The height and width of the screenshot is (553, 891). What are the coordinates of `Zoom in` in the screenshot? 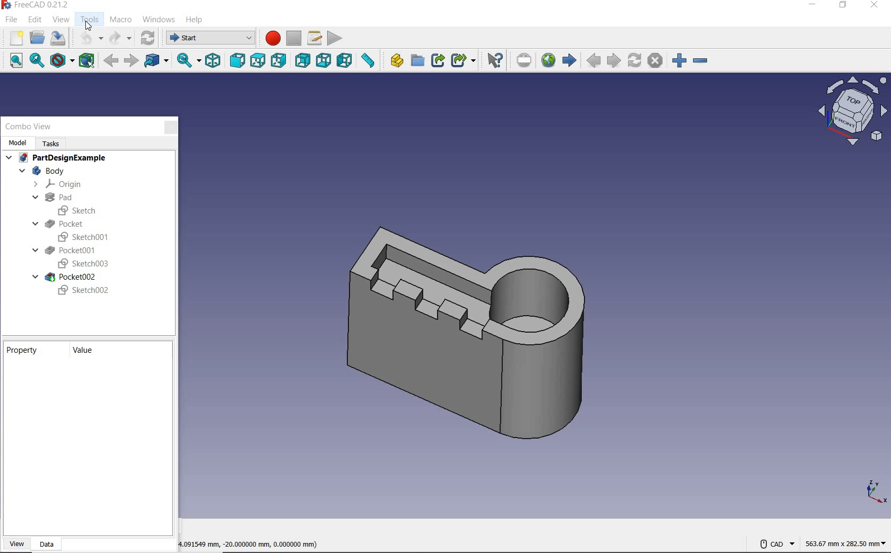 It's located at (680, 58).